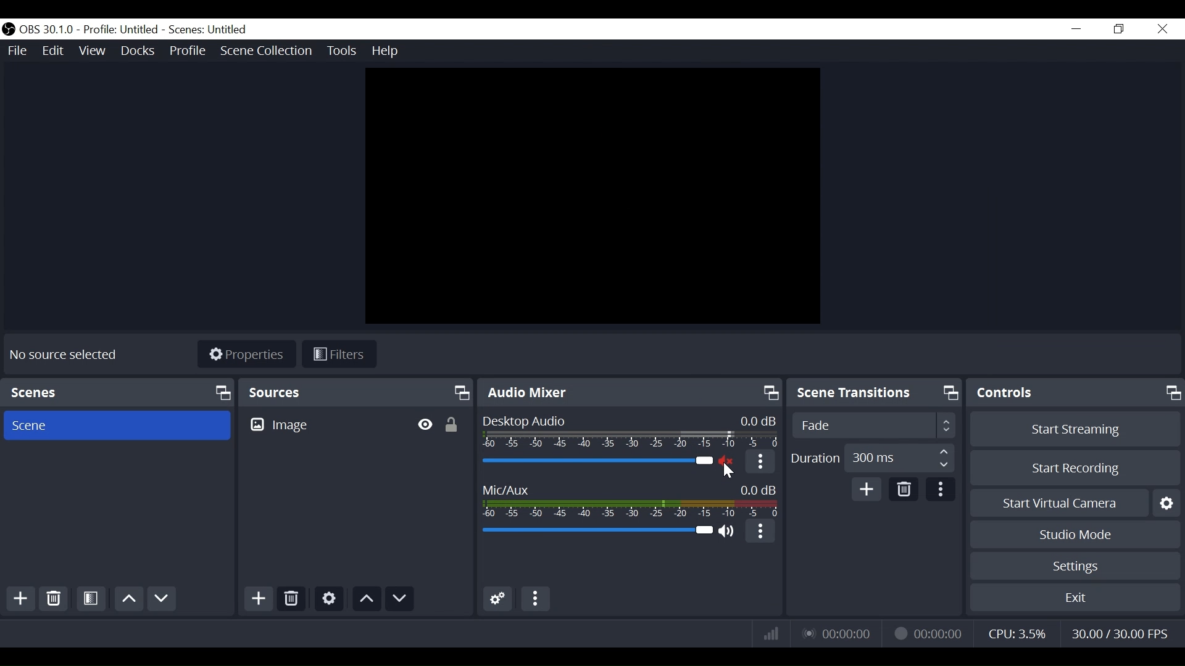  Describe the element at coordinates (128, 600) in the screenshot. I see `Move Up` at that location.